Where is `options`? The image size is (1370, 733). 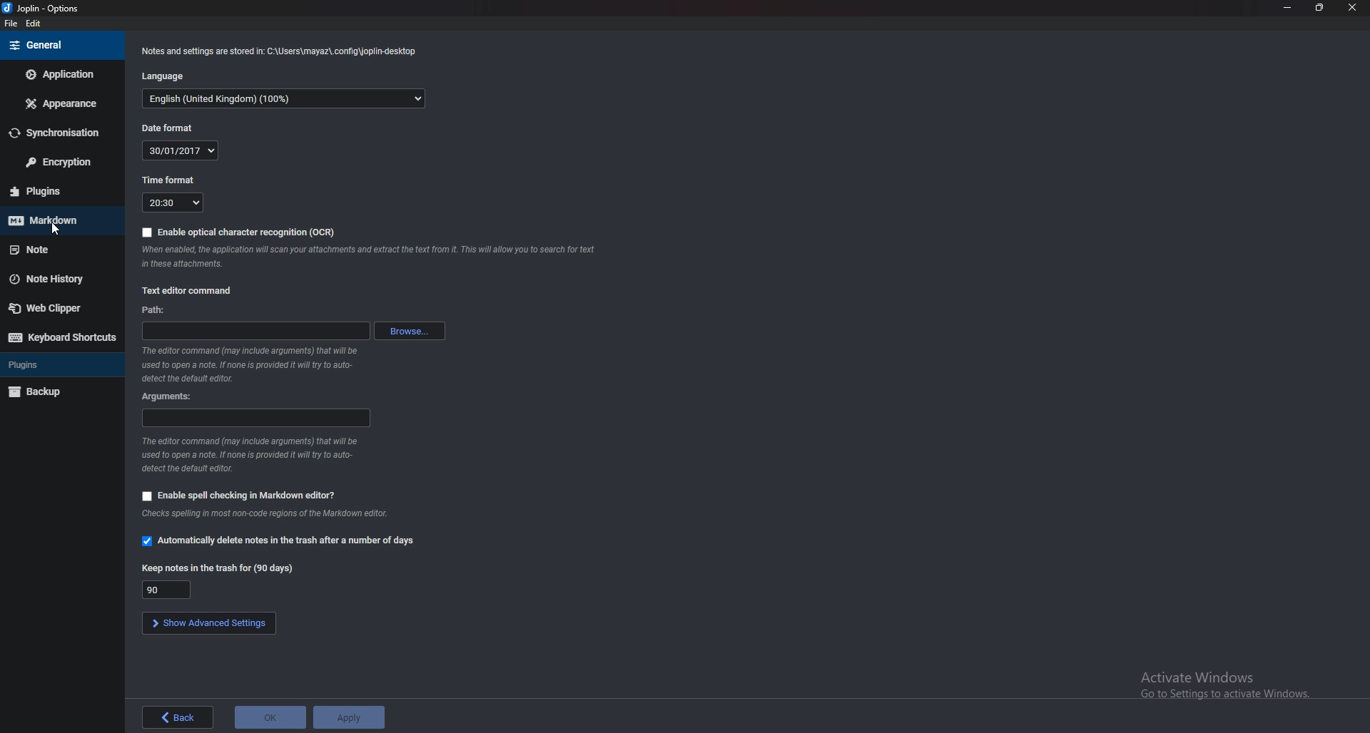
options is located at coordinates (46, 8).